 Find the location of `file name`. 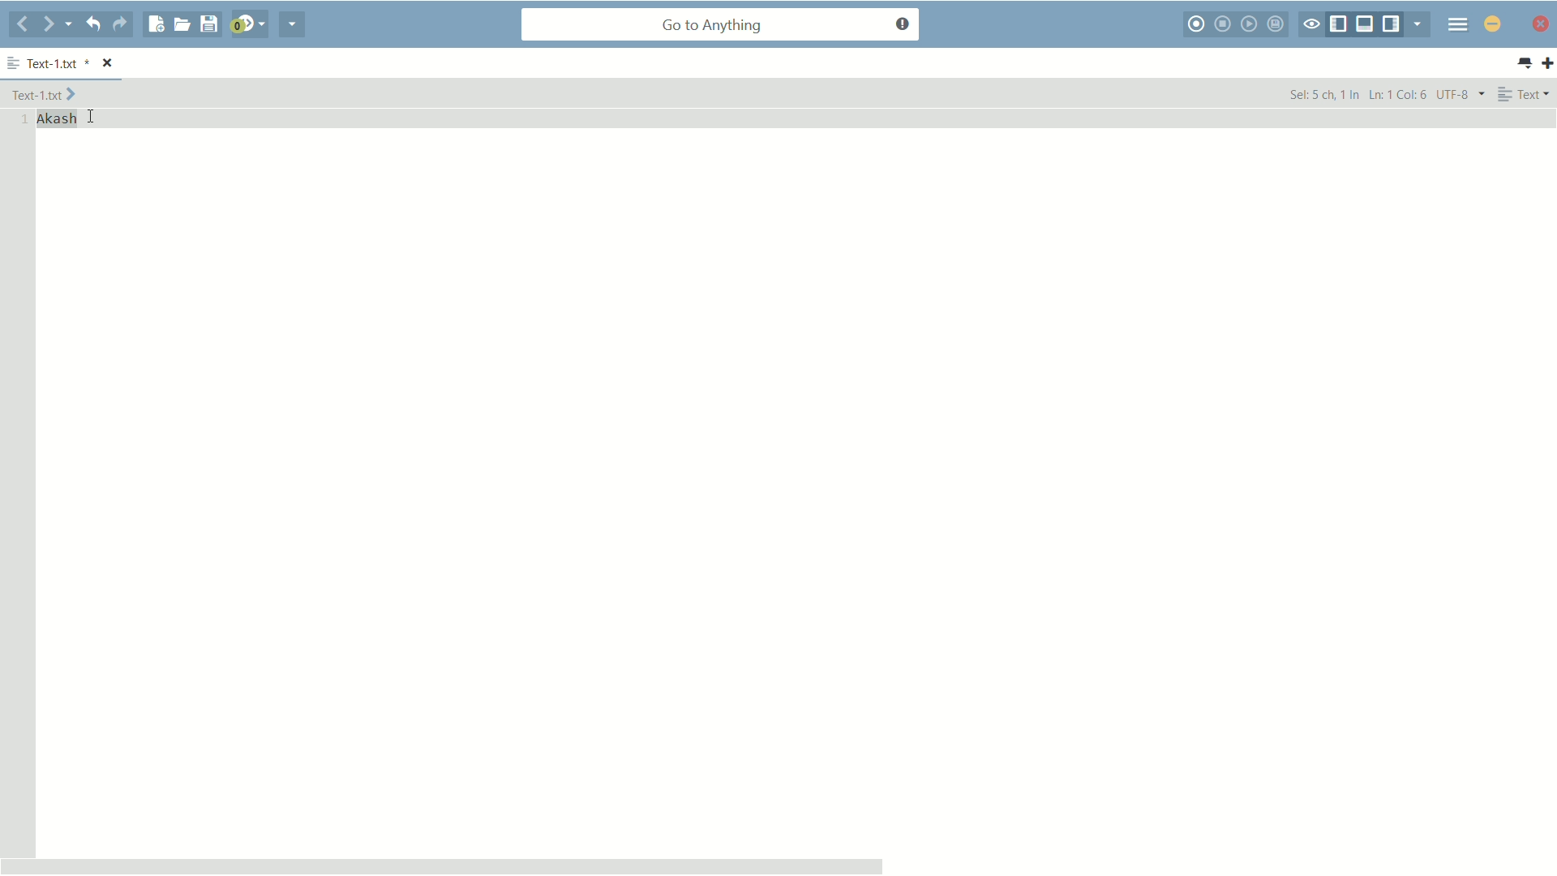

file name is located at coordinates (55, 65).